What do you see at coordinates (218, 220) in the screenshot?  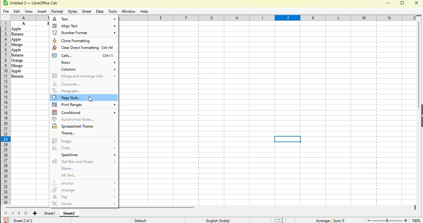 I see `English (India)` at bounding box center [218, 220].